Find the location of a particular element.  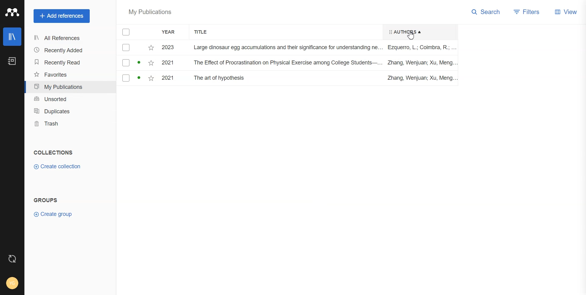

Favorites is located at coordinates (151, 63).